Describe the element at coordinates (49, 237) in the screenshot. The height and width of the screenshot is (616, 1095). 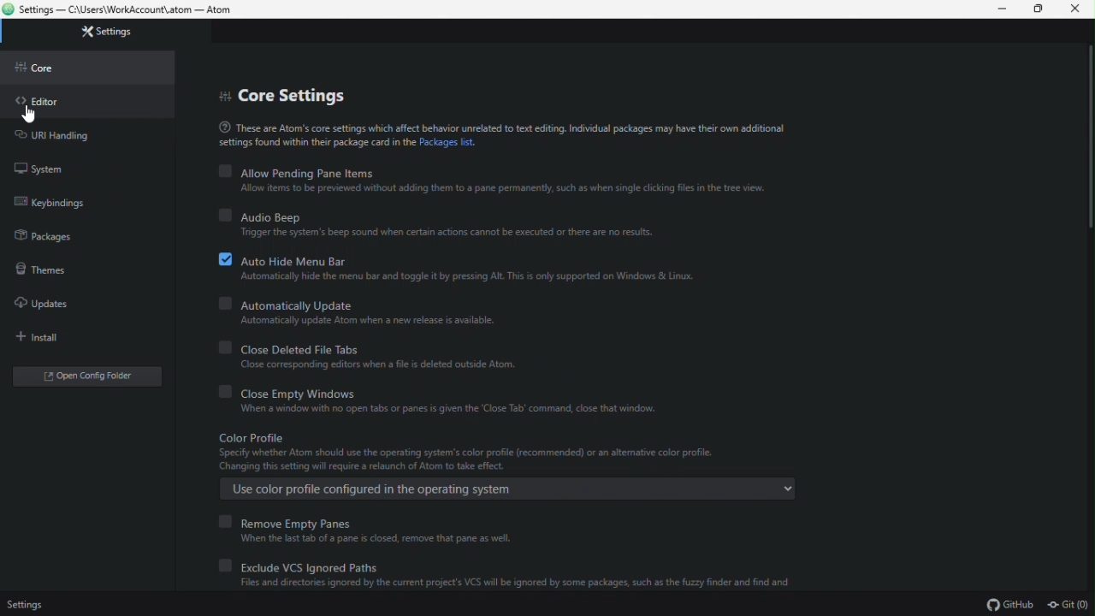
I see `Packages` at that location.